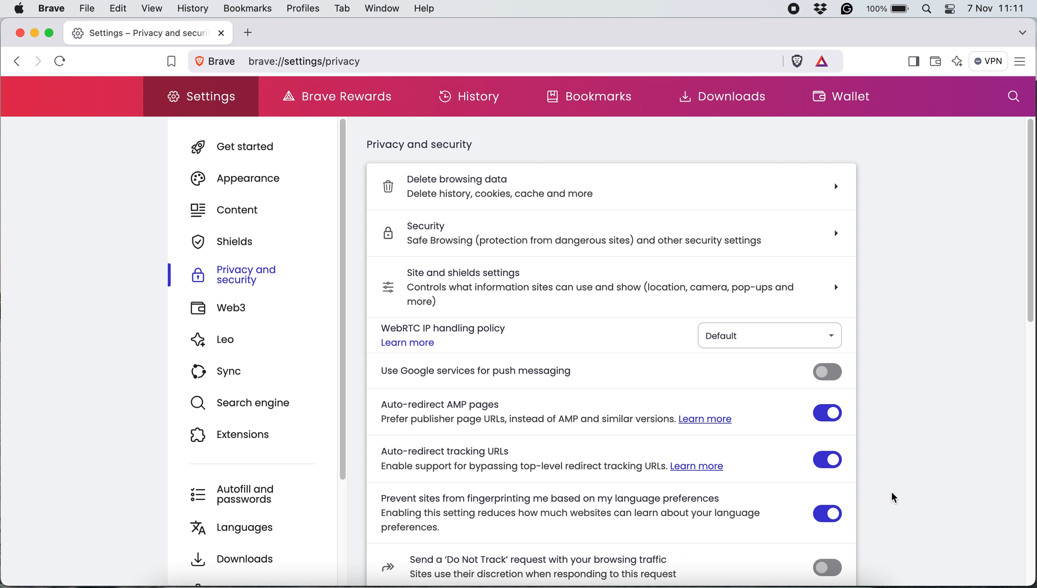 The image size is (1037, 588). I want to click on use google services for push messaging toggle switch, so click(827, 371).